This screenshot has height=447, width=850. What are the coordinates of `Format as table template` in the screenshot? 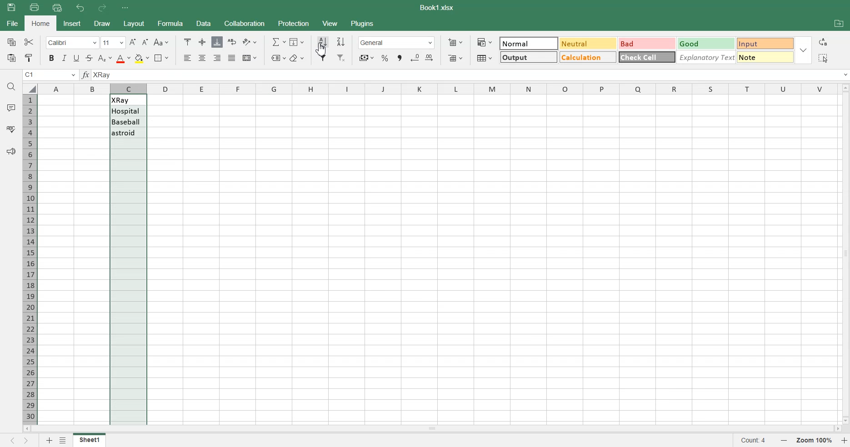 It's located at (484, 58).